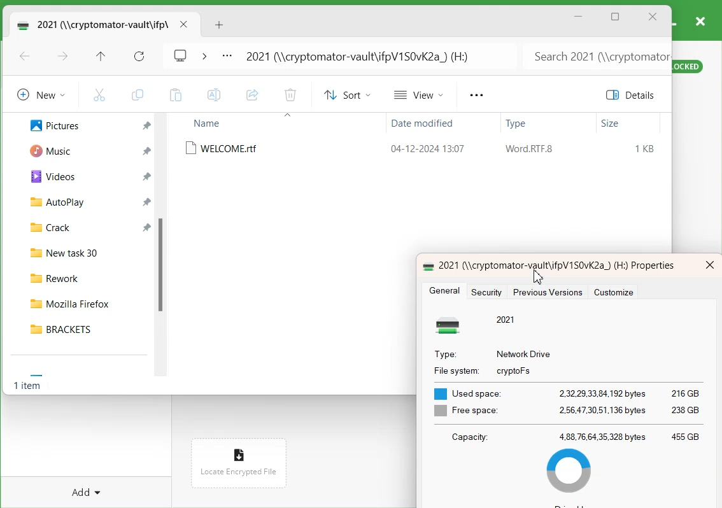  I want to click on General, so click(446, 291).